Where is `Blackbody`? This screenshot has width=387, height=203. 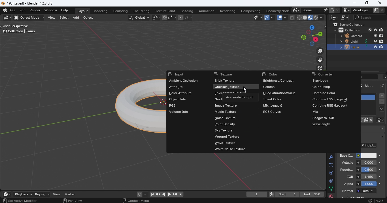 Blackbody is located at coordinates (319, 81).